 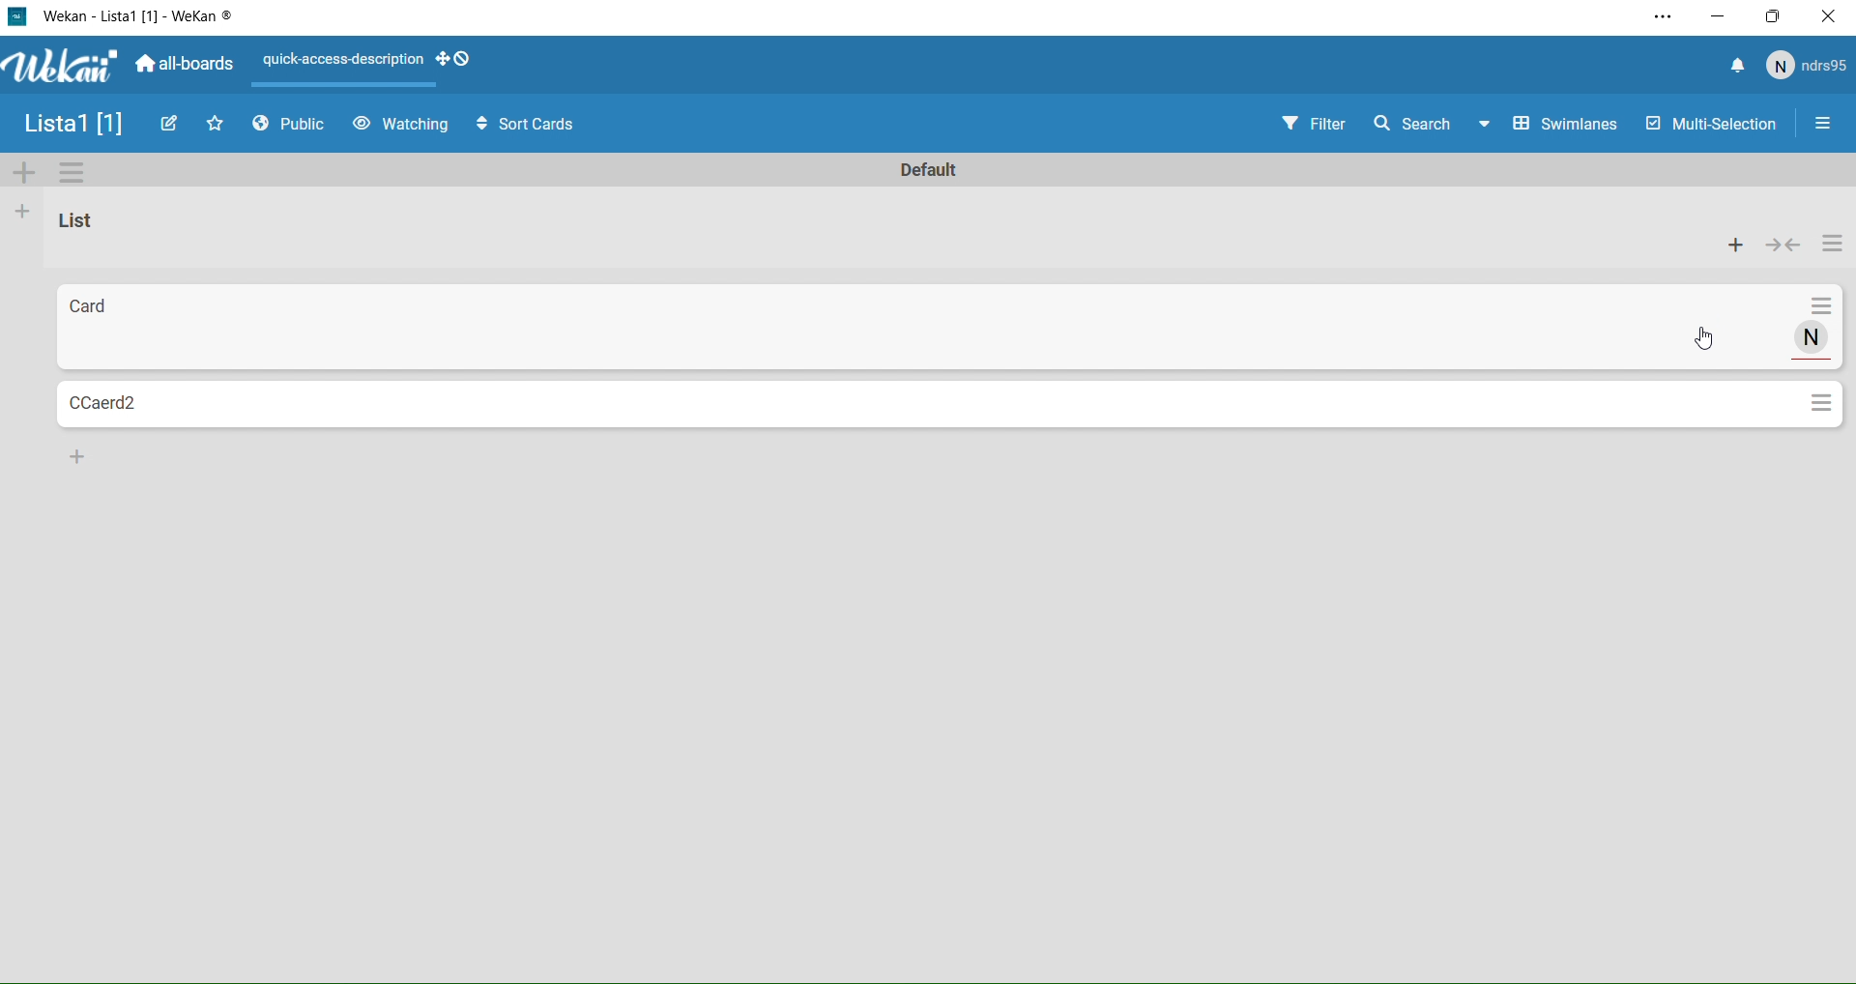 I want to click on Search, so click(x=1411, y=123).